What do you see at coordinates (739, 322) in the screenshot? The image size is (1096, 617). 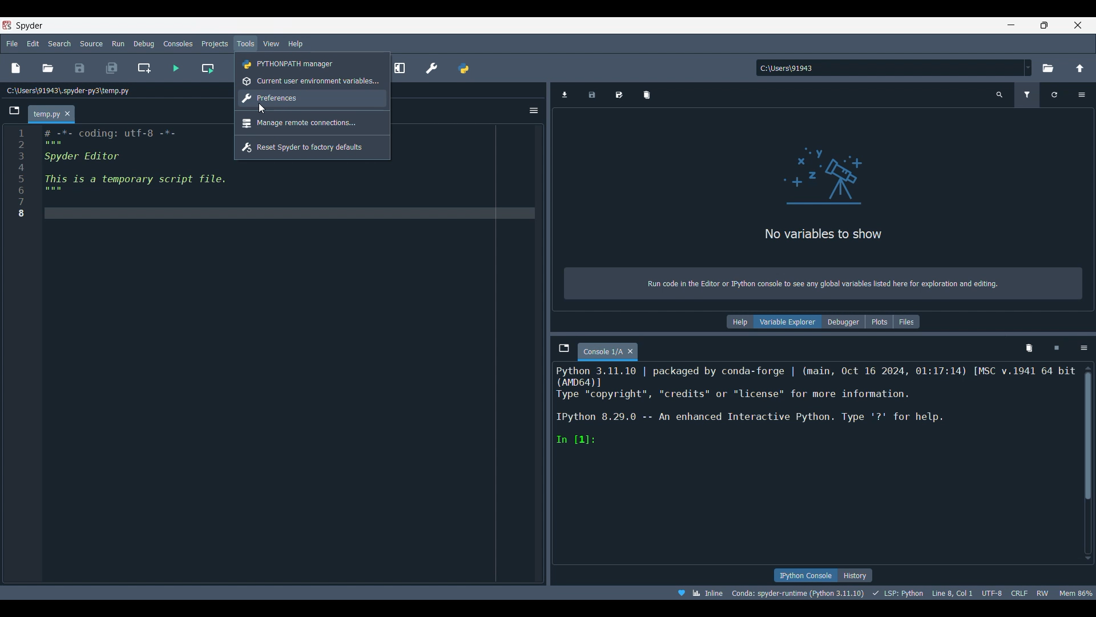 I see `Help` at bounding box center [739, 322].